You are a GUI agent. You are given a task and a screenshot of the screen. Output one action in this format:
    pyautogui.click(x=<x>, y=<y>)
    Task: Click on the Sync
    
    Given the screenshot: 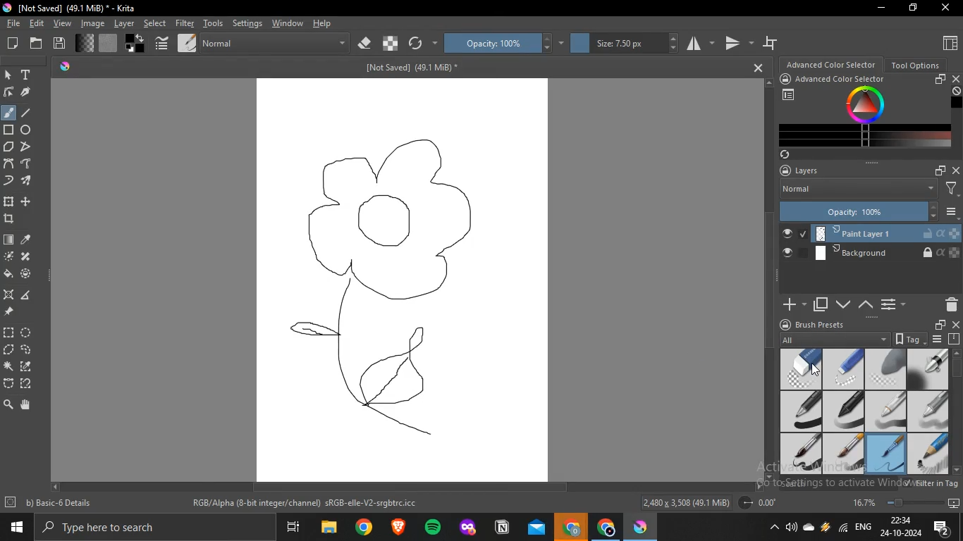 What is the action you would take?
    pyautogui.click(x=787, y=154)
    